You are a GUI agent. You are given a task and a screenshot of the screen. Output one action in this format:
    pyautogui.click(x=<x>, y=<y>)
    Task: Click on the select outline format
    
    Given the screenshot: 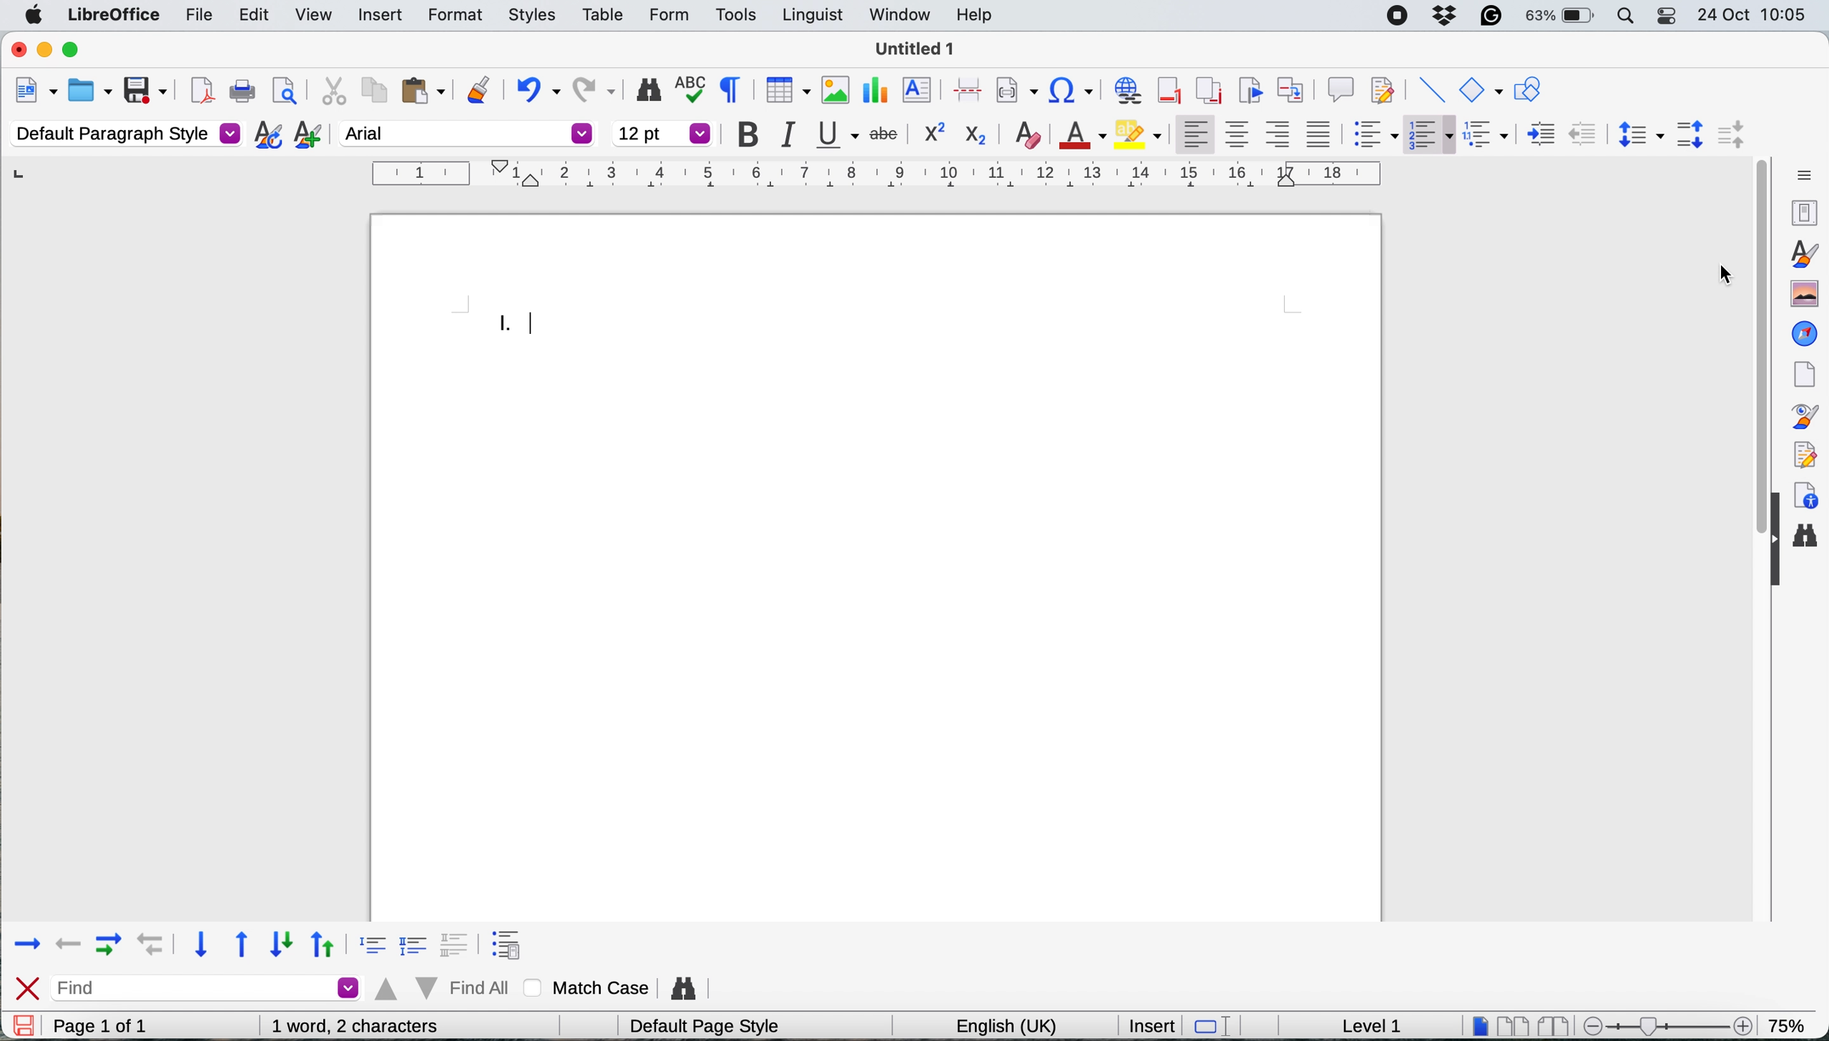 What is the action you would take?
    pyautogui.click(x=1491, y=134)
    